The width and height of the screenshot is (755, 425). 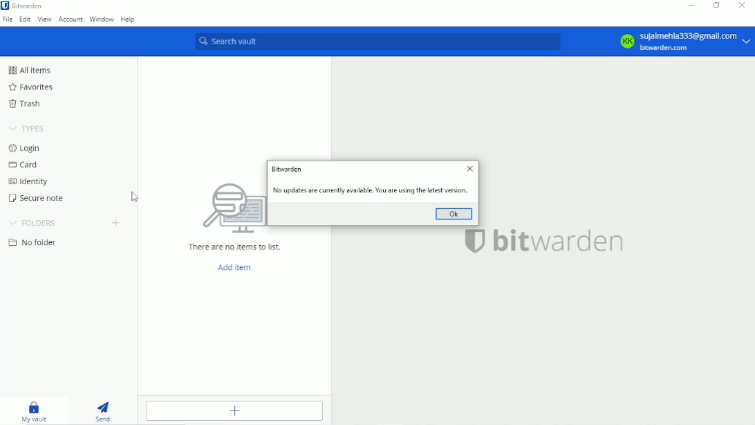 What do you see at coordinates (230, 210) in the screenshot?
I see `logo` at bounding box center [230, 210].